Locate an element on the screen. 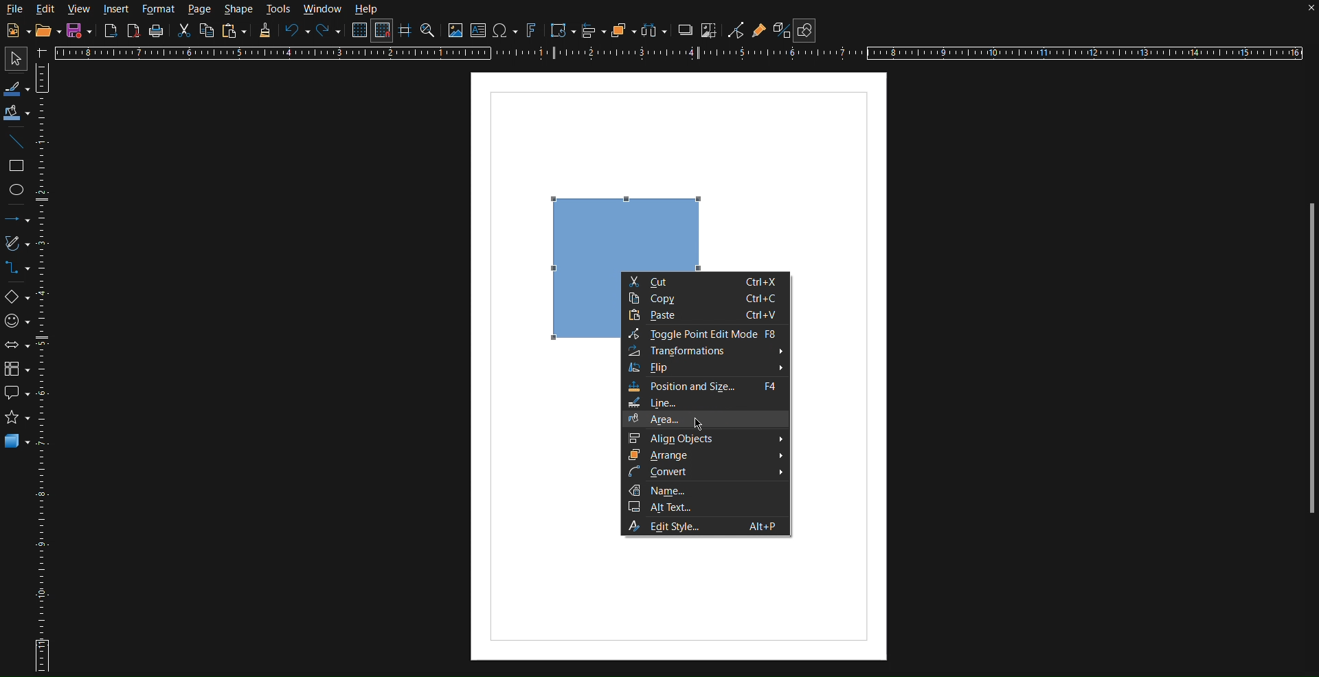  Tools is located at coordinates (279, 10).